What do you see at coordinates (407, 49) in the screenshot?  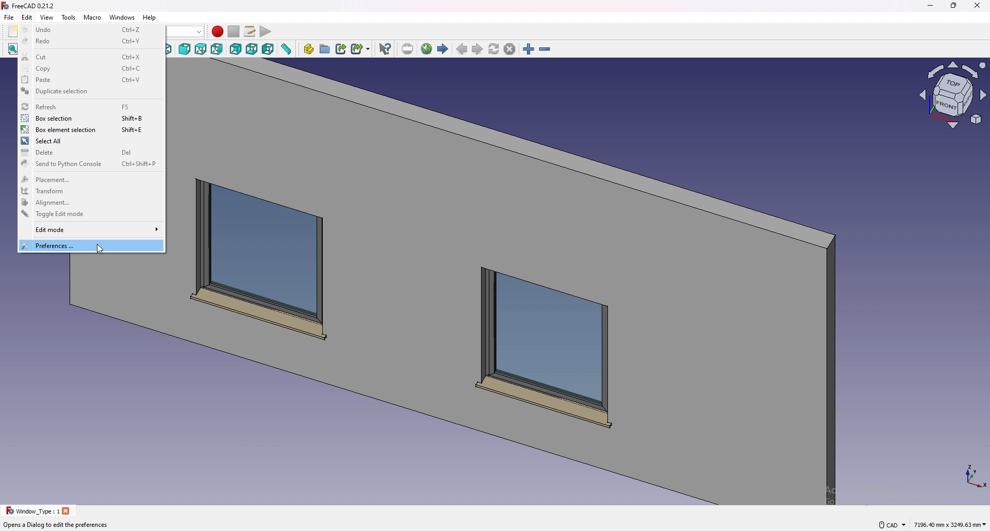 I see `set url` at bounding box center [407, 49].